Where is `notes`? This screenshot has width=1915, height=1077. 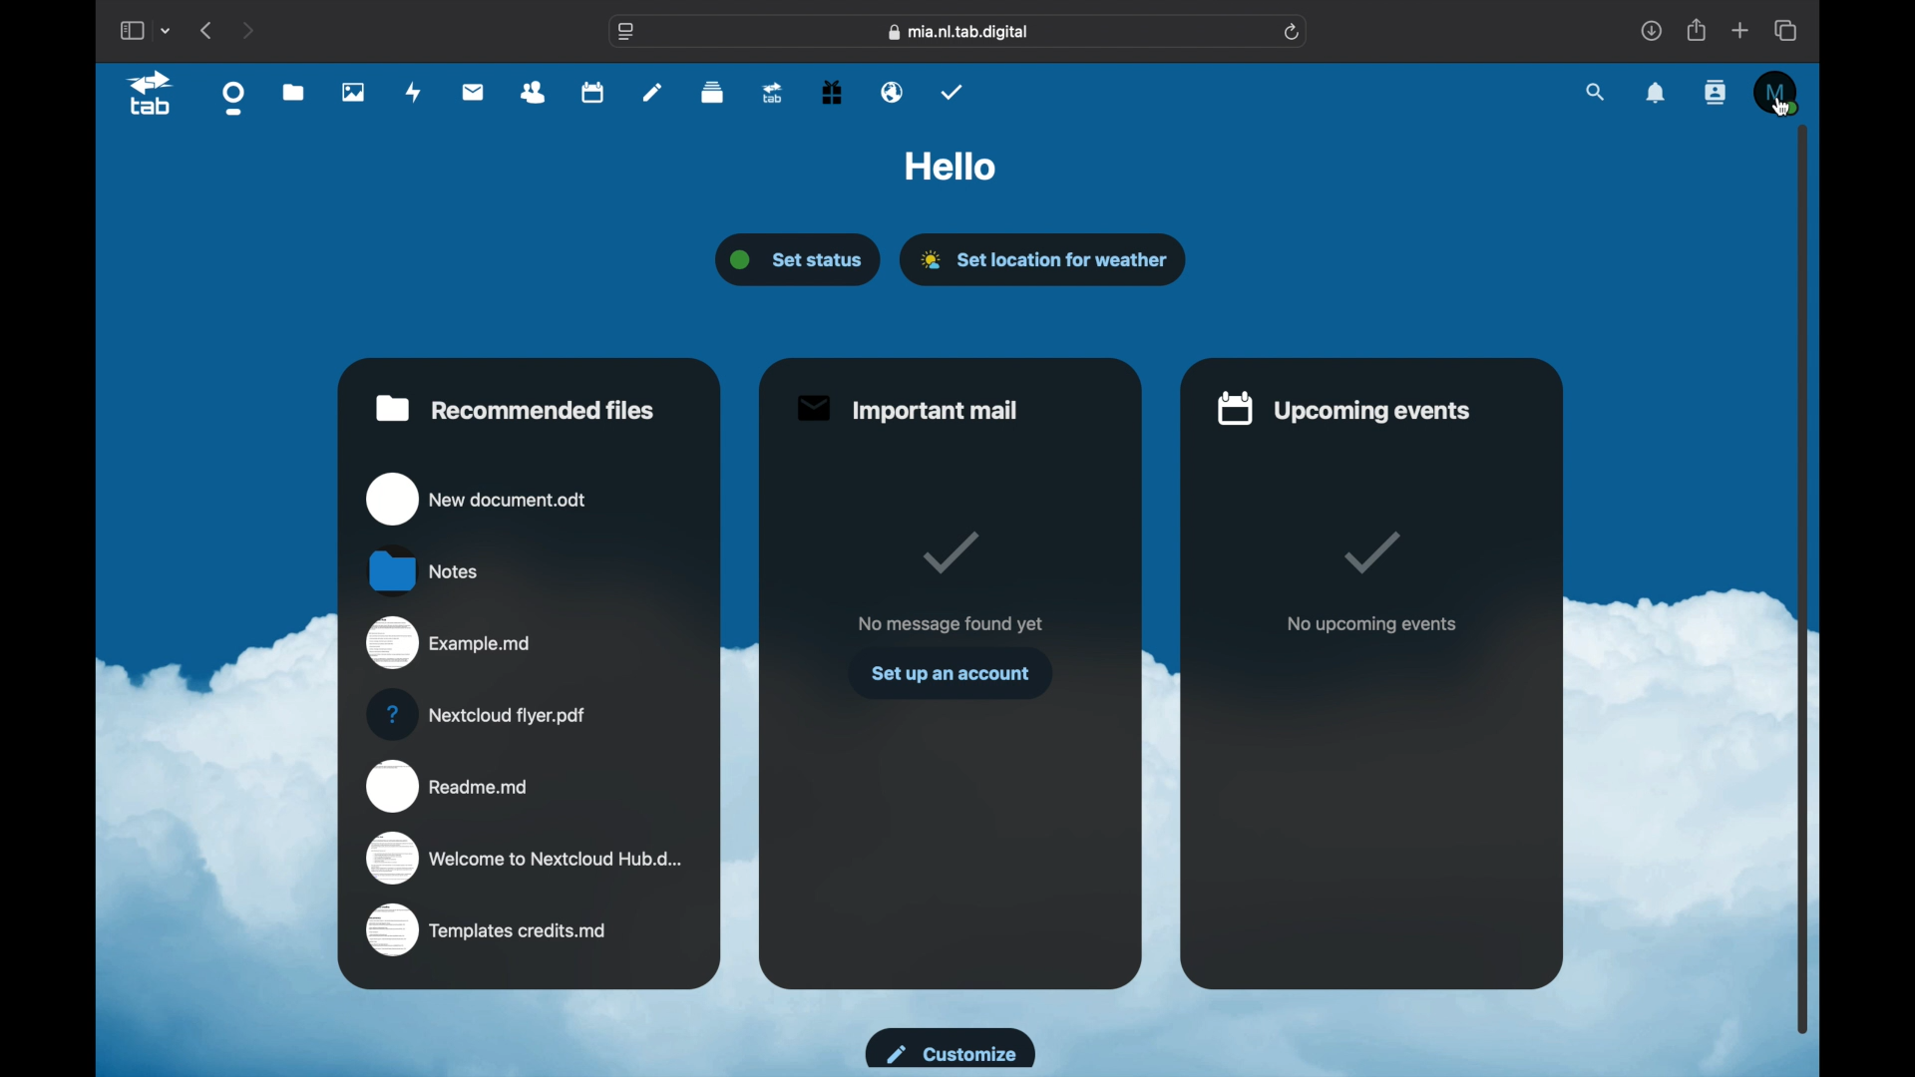 notes is located at coordinates (425, 570).